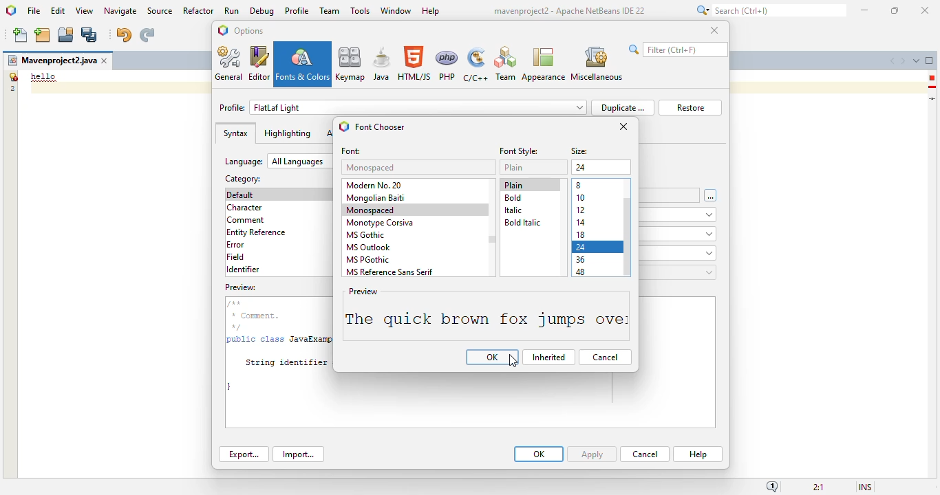 The width and height of the screenshot is (940, 495). What do you see at coordinates (487, 319) in the screenshot?
I see `font size changed to 24` at bounding box center [487, 319].